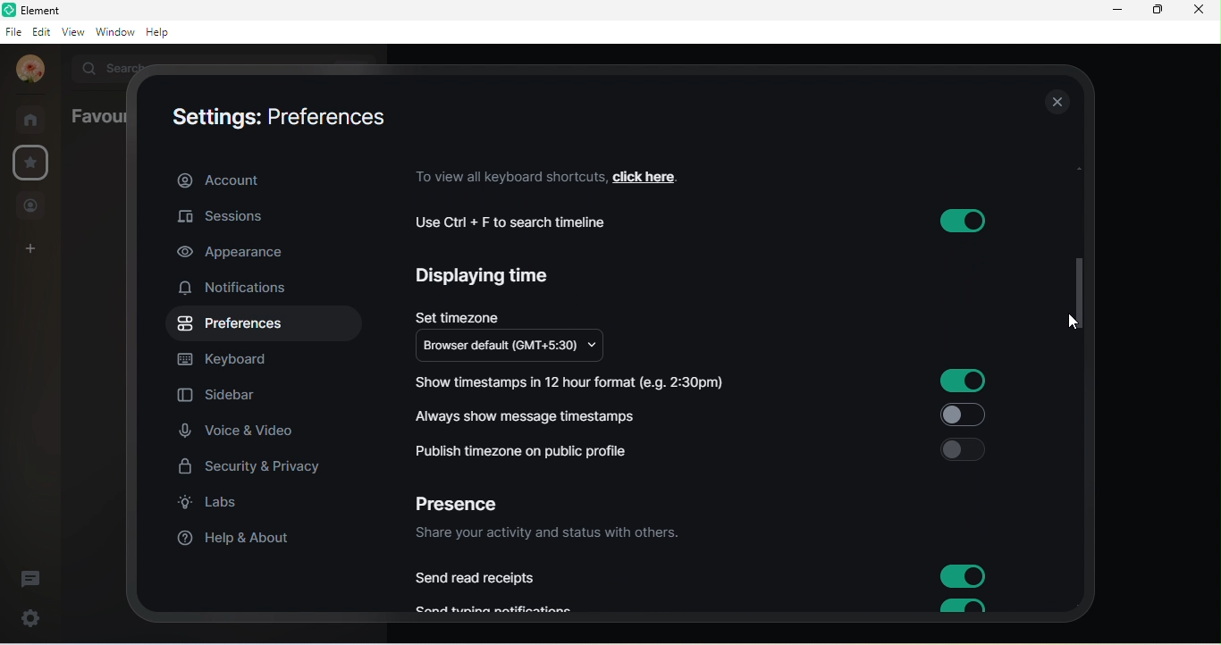 This screenshot has width=1221, height=645. Describe the element at coordinates (1075, 322) in the screenshot. I see `cursor movement` at that location.